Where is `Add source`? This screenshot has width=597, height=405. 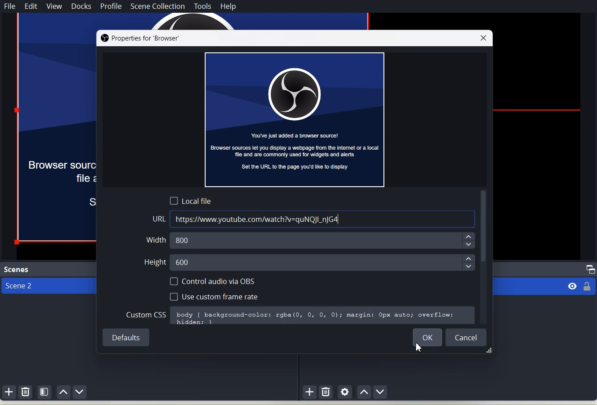
Add source is located at coordinates (310, 392).